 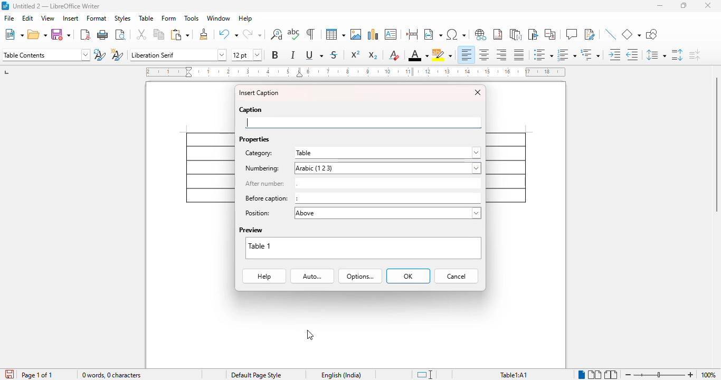 I want to click on clear direct formatting, so click(x=394, y=55).